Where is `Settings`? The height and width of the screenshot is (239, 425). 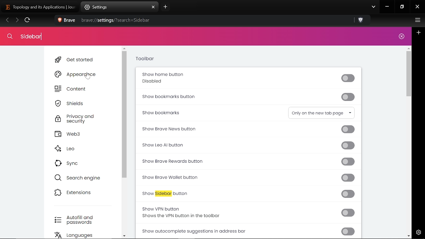
Settings is located at coordinates (417, 232).